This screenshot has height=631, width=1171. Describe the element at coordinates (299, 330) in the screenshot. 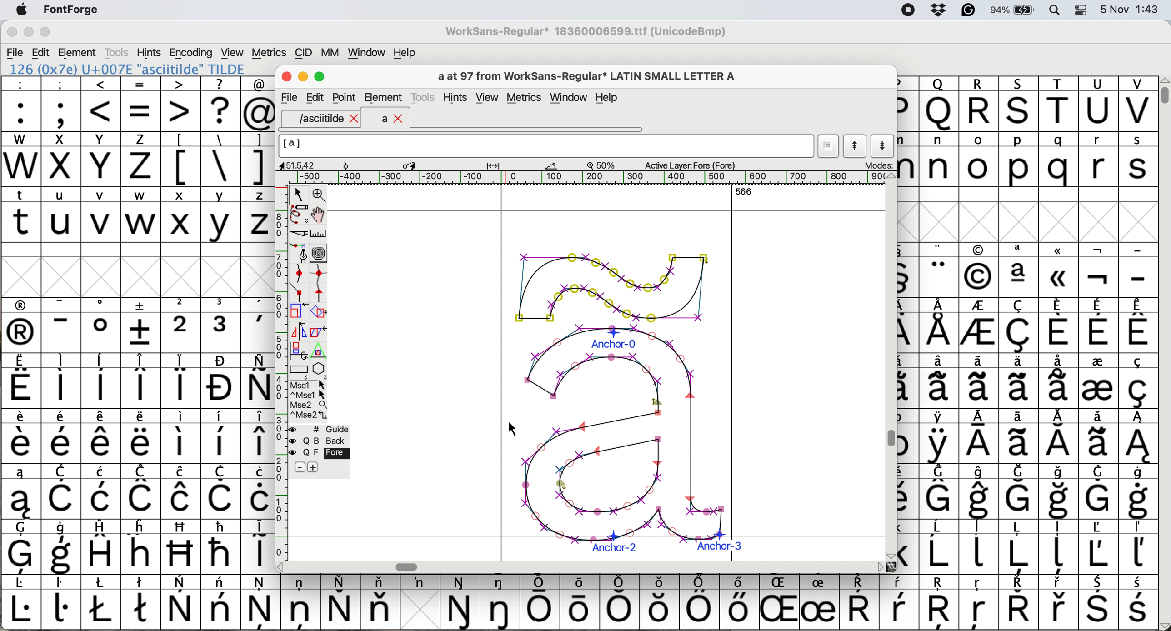

I see `flip selection` at that location.